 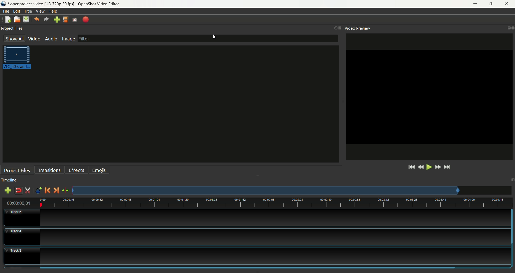 What do you see at coordinates (48, 190) in the screenshot?
I see `previous marker` at bounding box center [48, 190].